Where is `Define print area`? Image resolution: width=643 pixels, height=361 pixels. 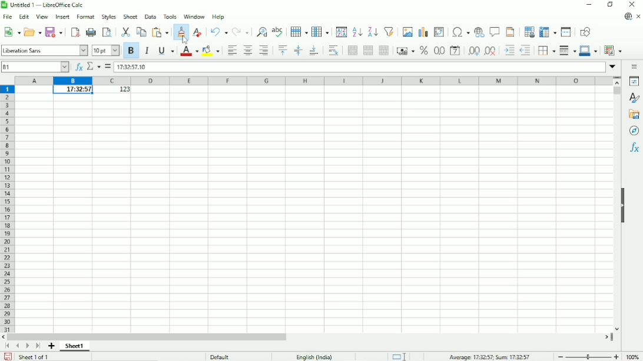 Define print area is located at coordinates (528, 32).